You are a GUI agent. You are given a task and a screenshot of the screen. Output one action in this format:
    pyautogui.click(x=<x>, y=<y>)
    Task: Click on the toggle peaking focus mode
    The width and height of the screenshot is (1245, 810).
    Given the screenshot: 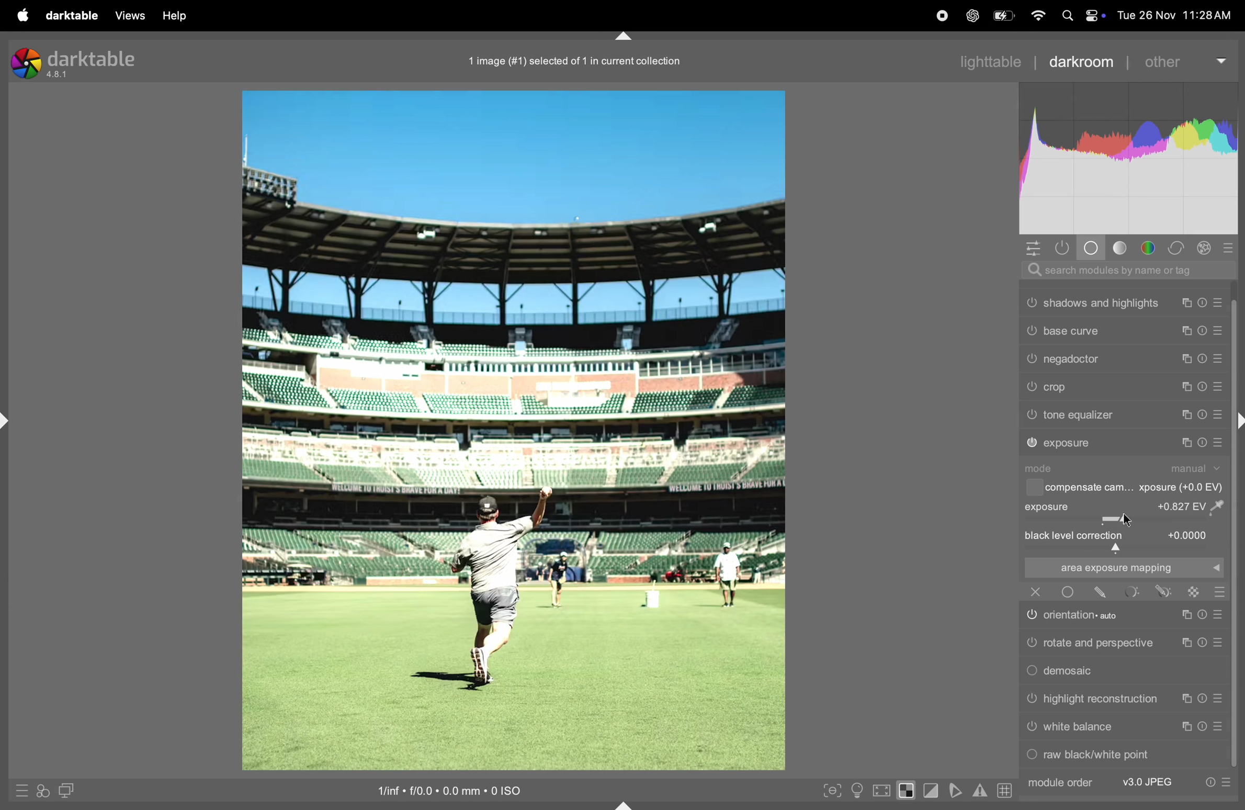 What is the action you would take?
    pyautogui.click(x=829, y=789)
    